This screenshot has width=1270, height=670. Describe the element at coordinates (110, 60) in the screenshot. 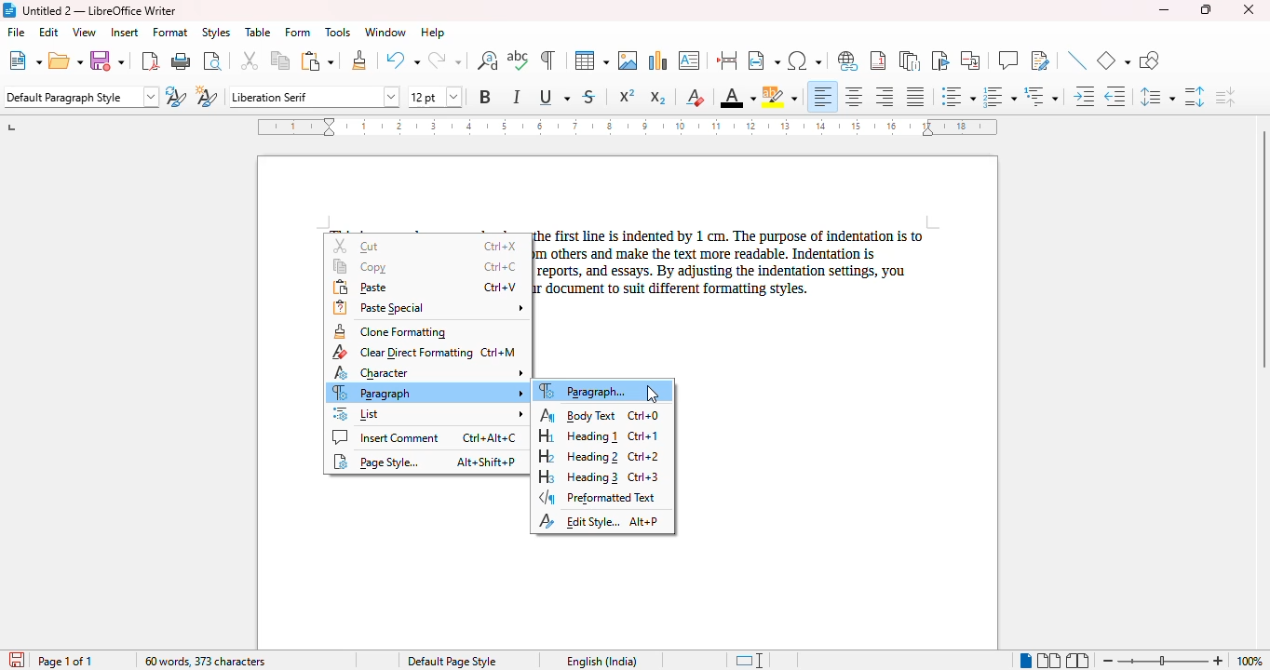

I see `save` at that location.